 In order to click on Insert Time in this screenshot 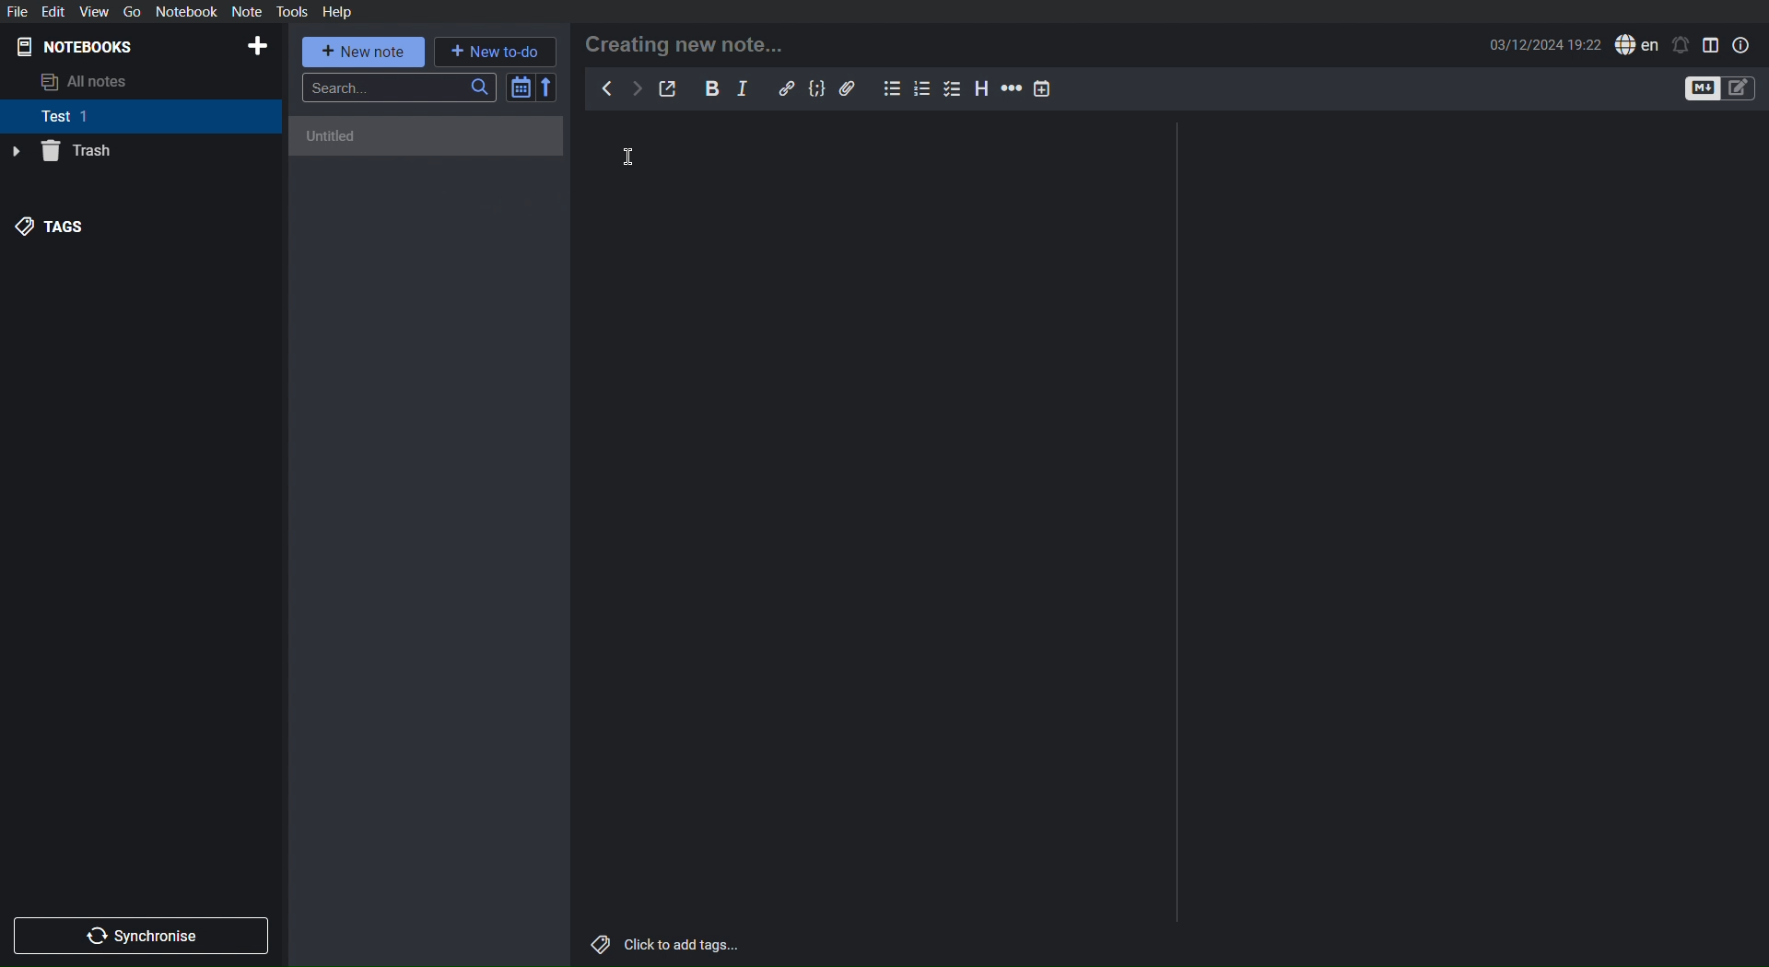, I will do `click(1042, 89)`.